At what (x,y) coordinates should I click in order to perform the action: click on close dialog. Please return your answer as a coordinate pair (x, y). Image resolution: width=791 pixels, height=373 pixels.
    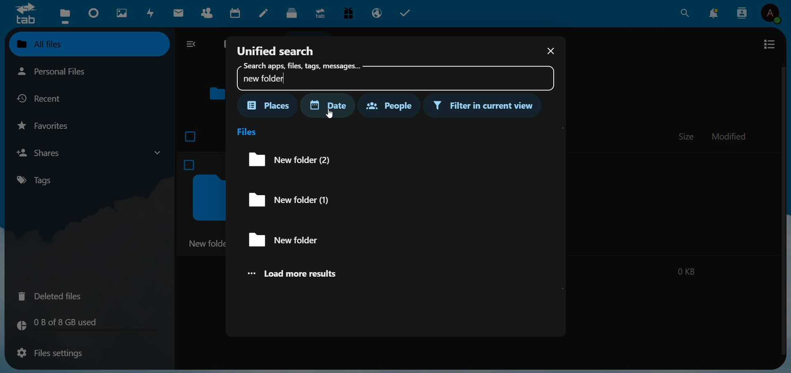
    Looking at the image, I should click on (550, 52).